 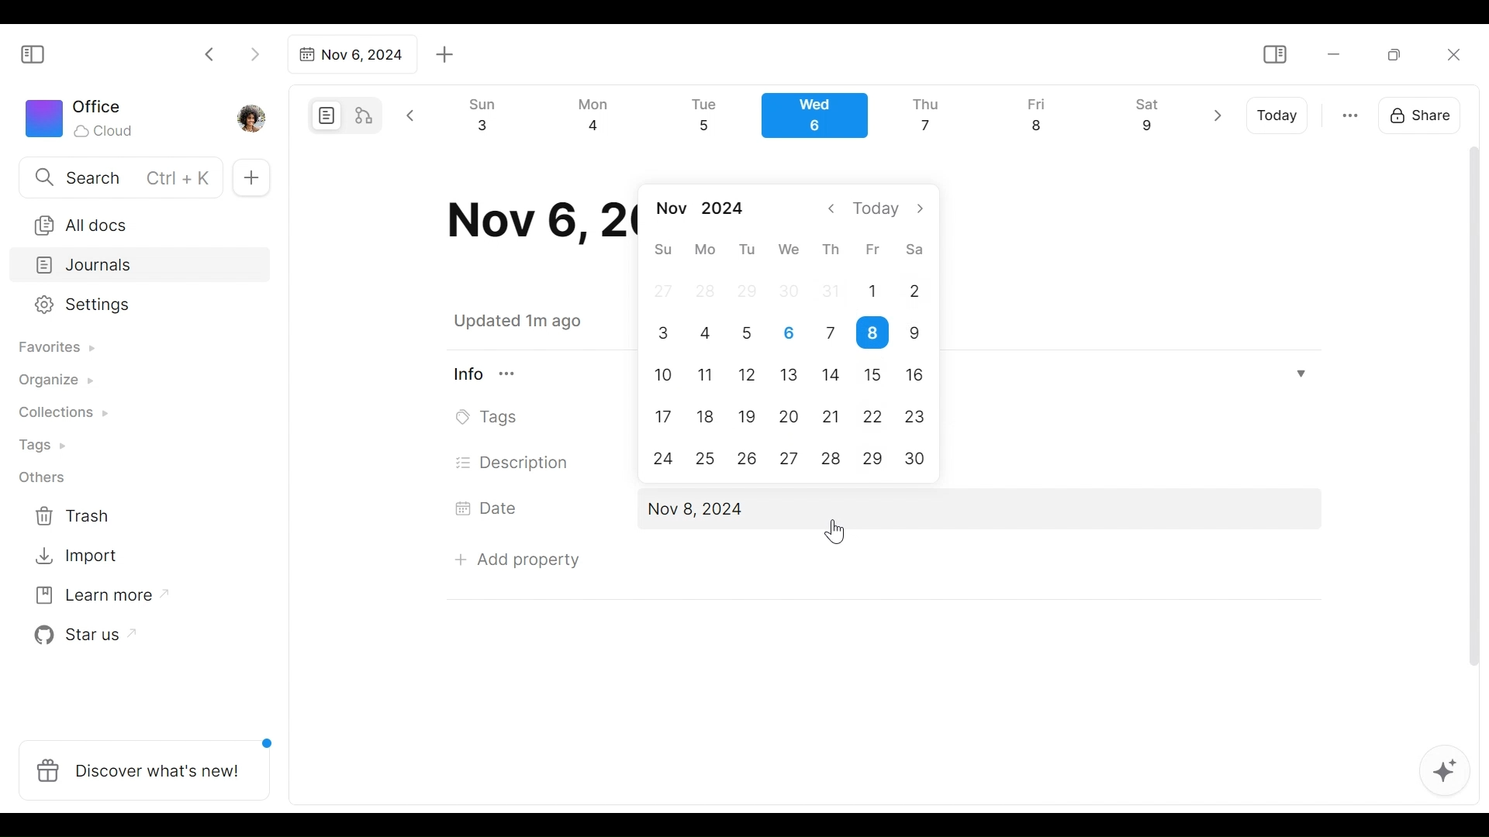 I want to click on View Information, so click(x=494, y=374).